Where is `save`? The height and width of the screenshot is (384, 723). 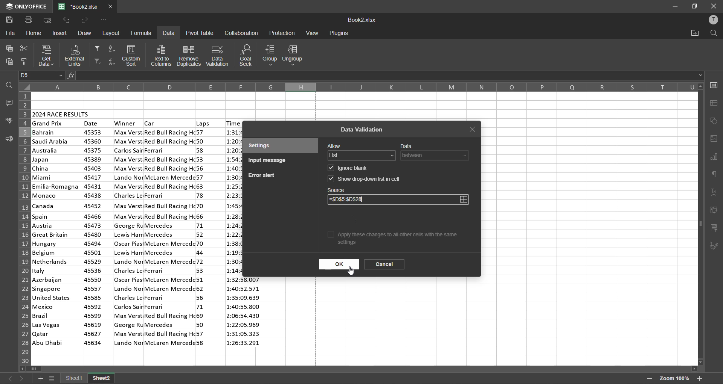 save is located at coordinates (11, 20).